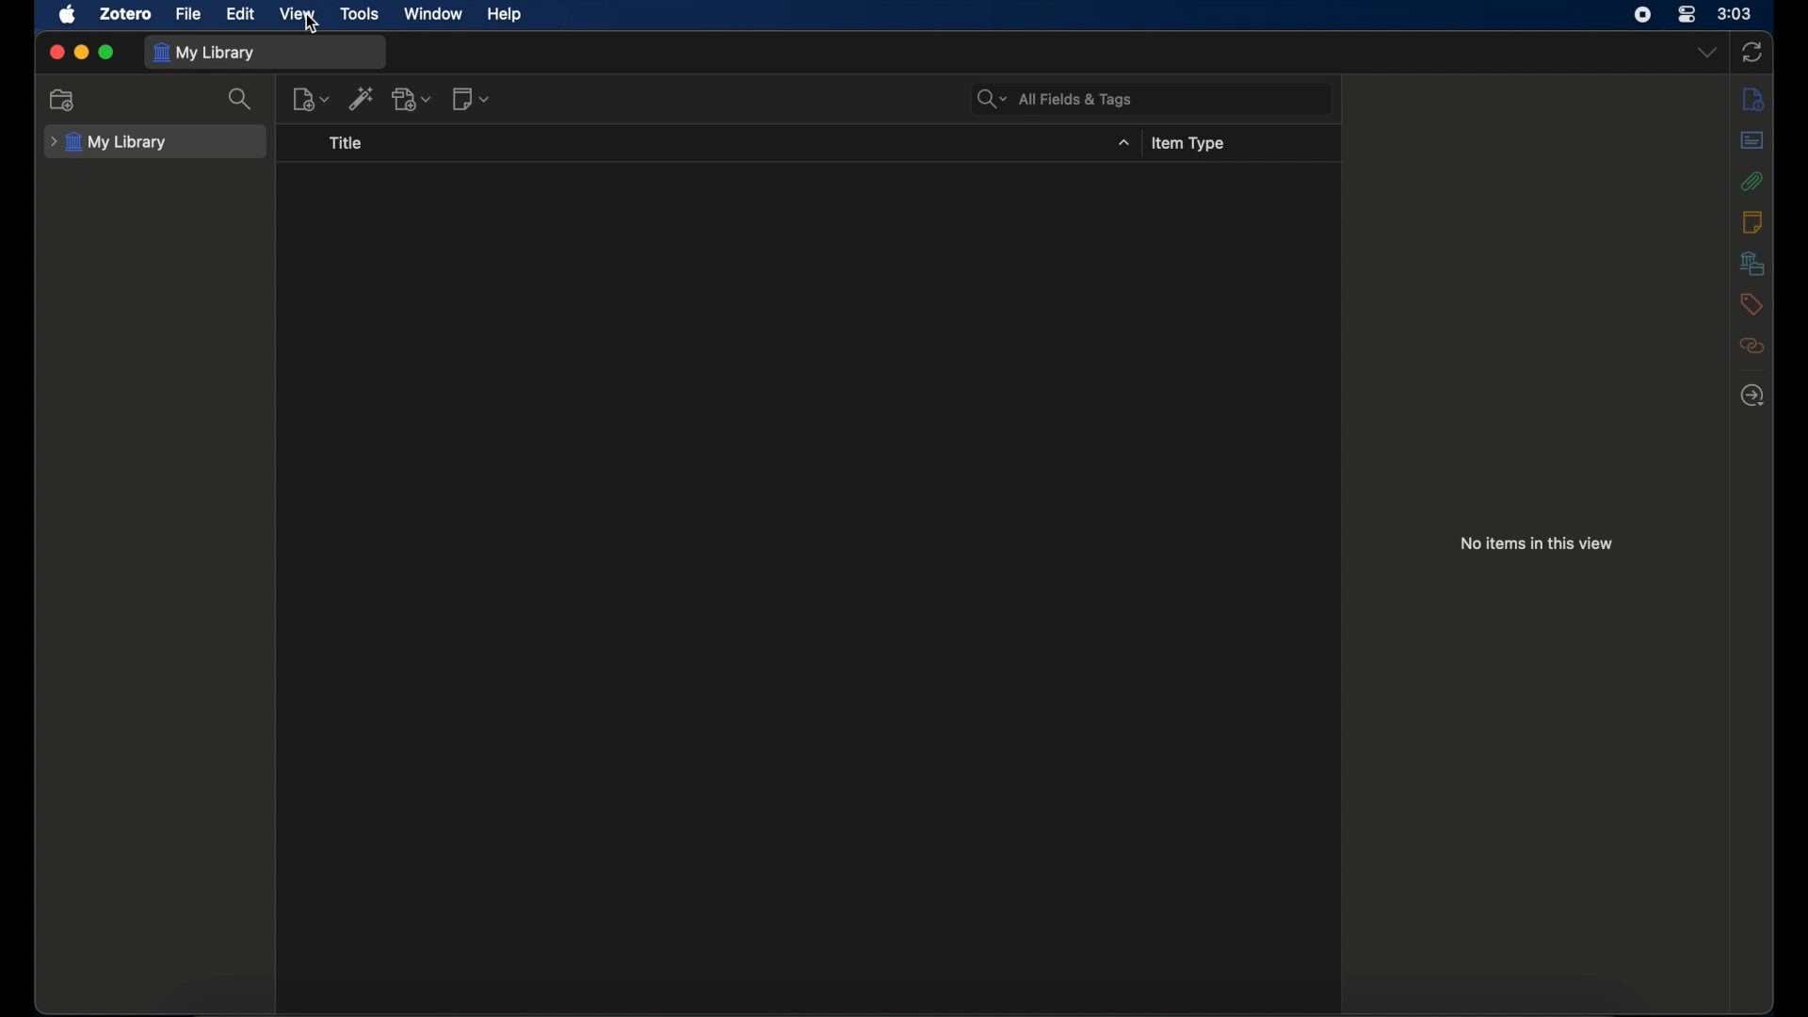  Describe the element at coordinates (1686, 14) in the screenshot. I see `control center` at that location.